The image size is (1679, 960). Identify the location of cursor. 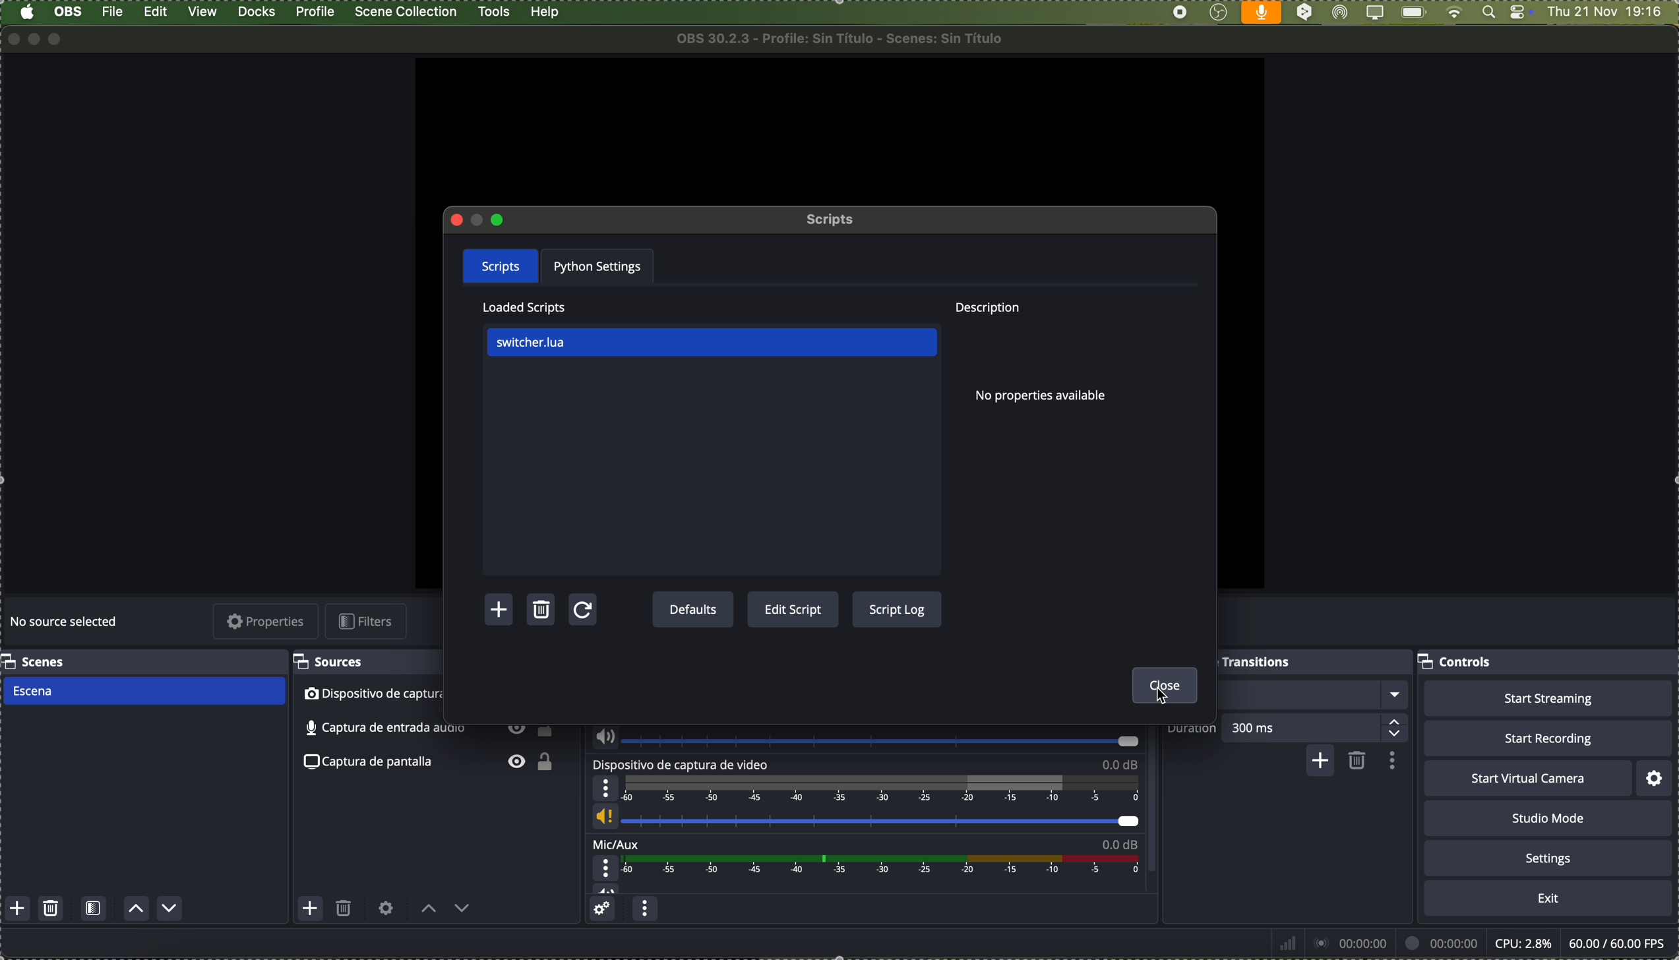
(1169, 695).